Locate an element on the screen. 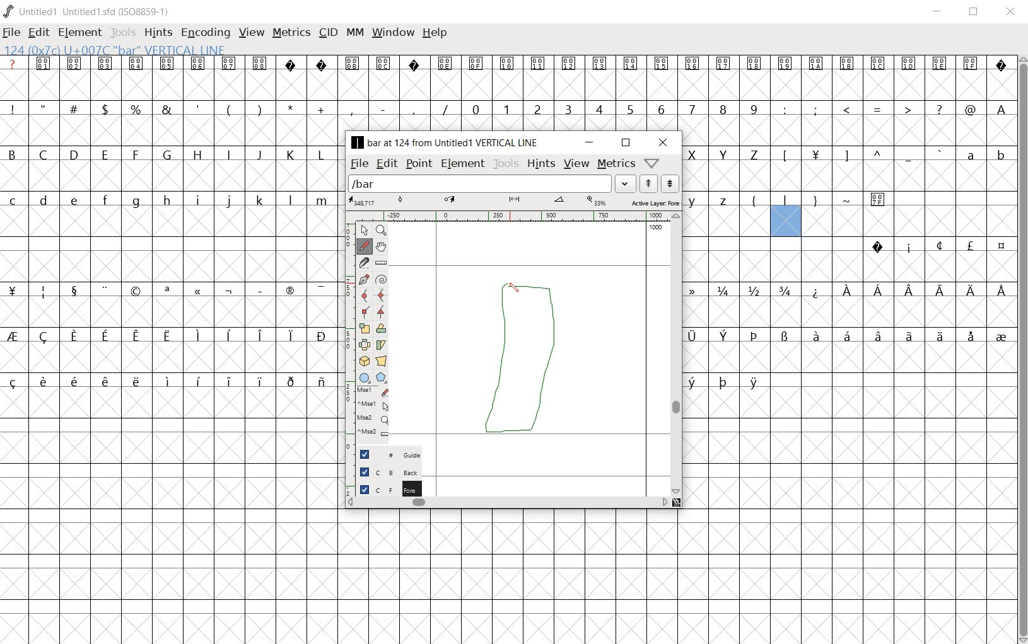 This screenshot has width=1028, height=644. file is located at coordinates (359, 164).